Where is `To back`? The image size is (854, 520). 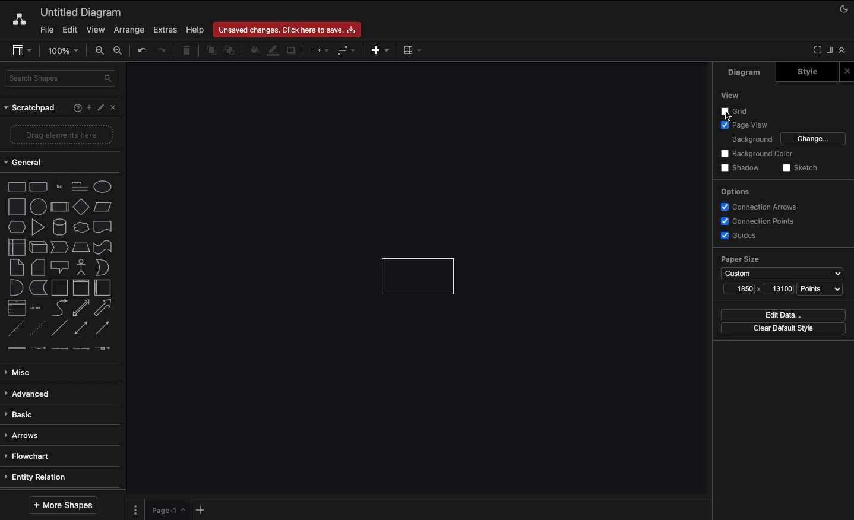
To back is located at coordinates (230, 52).